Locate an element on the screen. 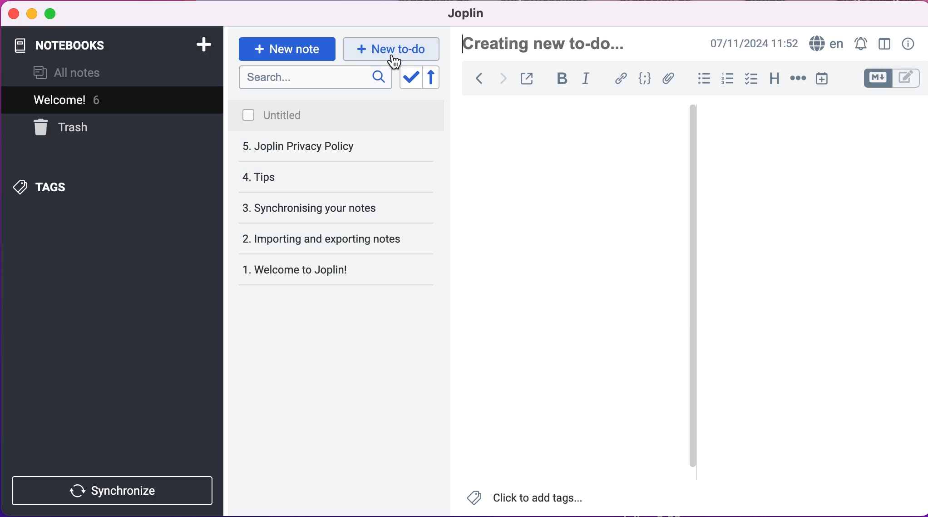 The width and height of the screenshot is (928, 517). importing and exporting notes is located at coordinates (341, 207).